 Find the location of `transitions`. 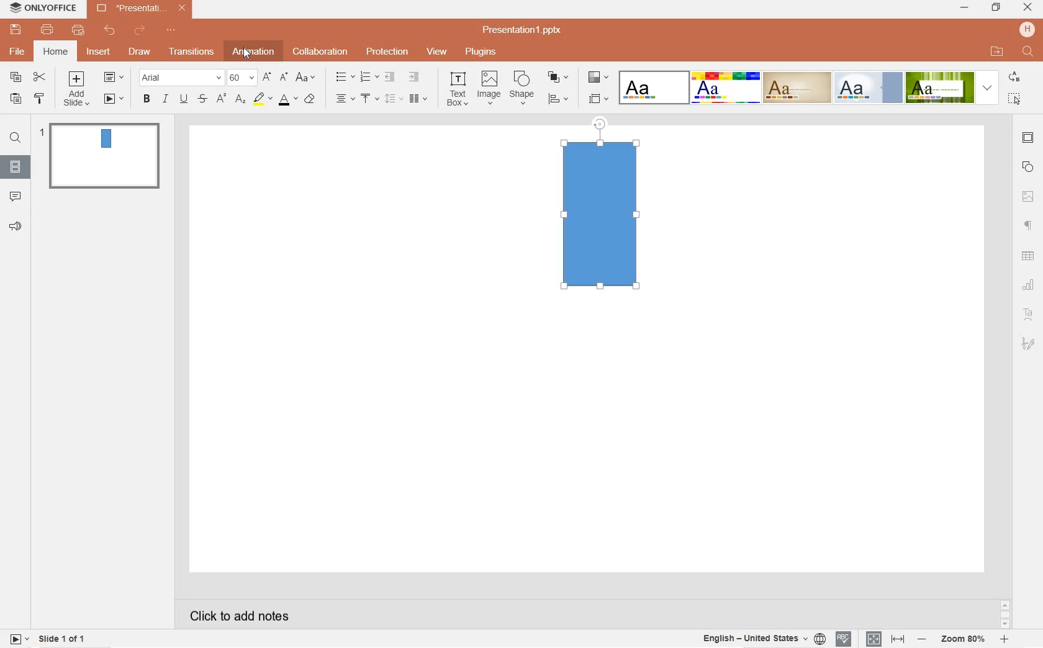

transitions is located at coordinates (189, 52).